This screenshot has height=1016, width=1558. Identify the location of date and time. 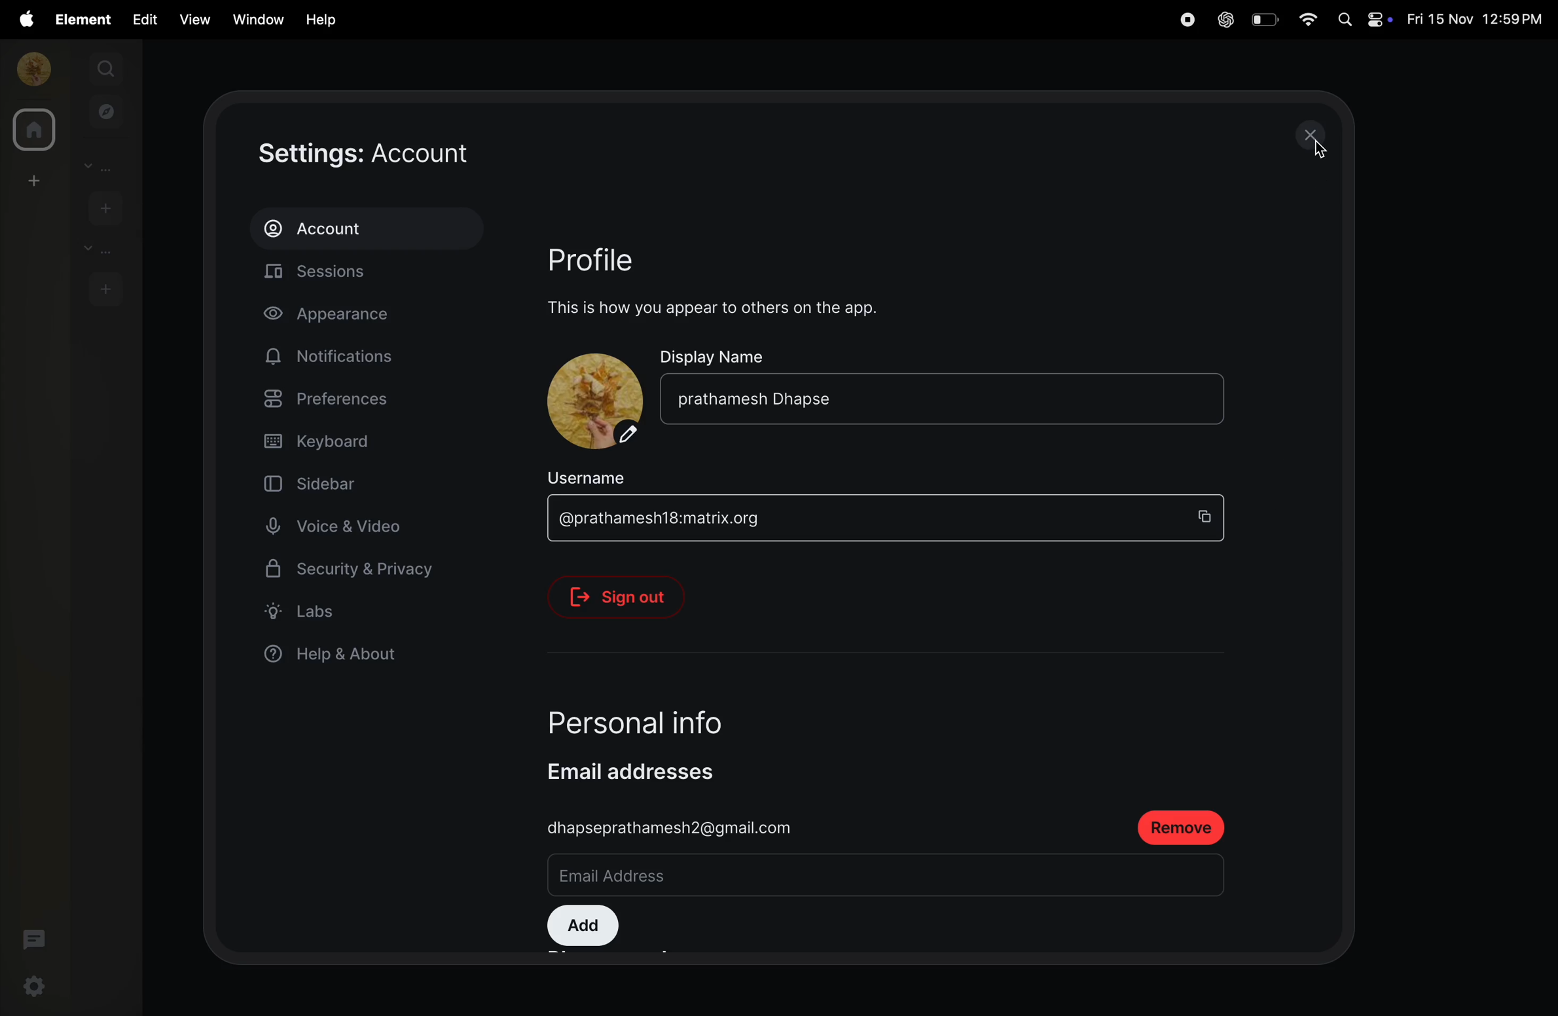
(1477, 21).